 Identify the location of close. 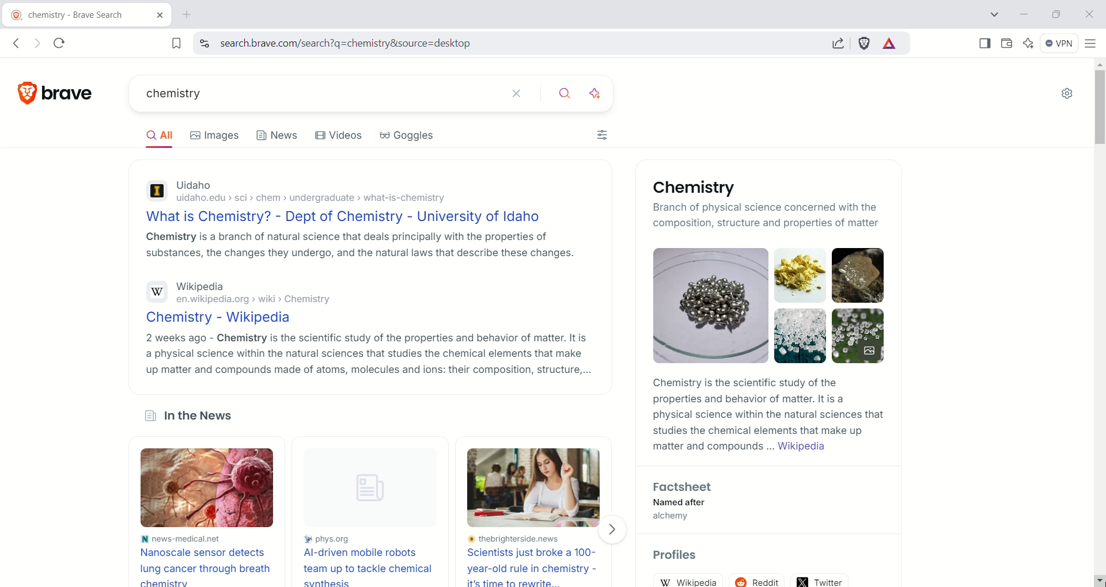
(154, 17).